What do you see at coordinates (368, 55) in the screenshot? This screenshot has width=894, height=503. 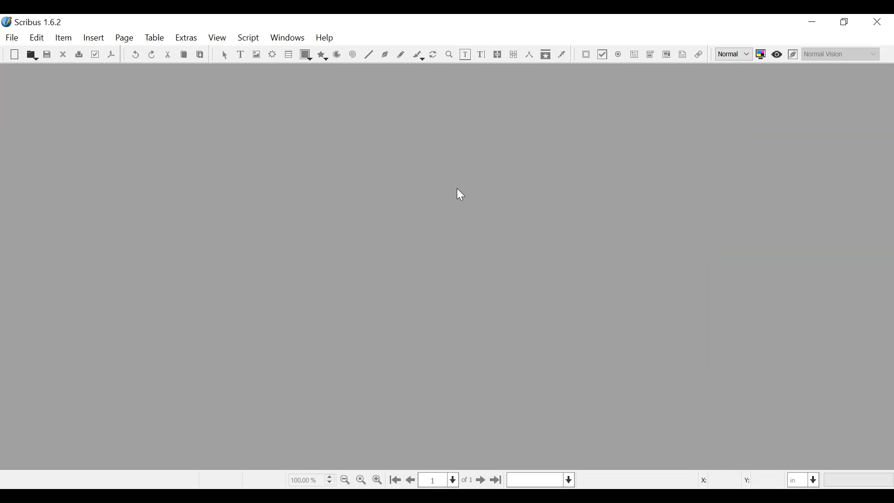 I see `Line` at bounding box center [368, 55].